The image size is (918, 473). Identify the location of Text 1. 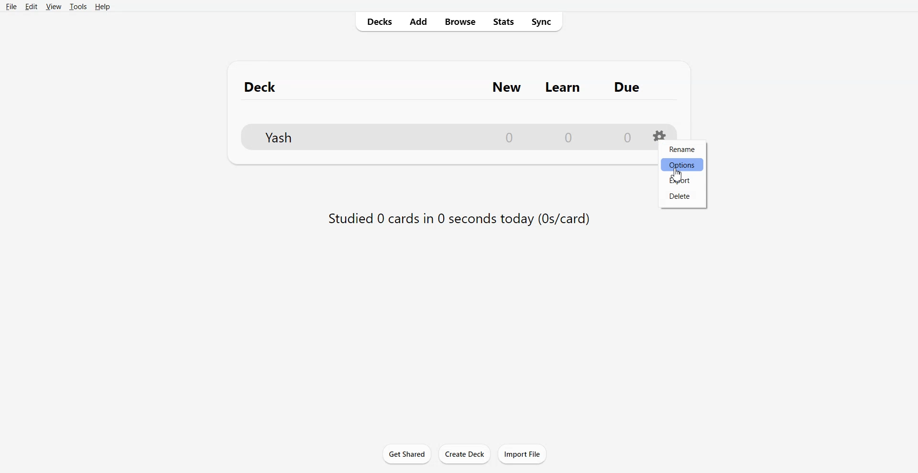
(452, 86).